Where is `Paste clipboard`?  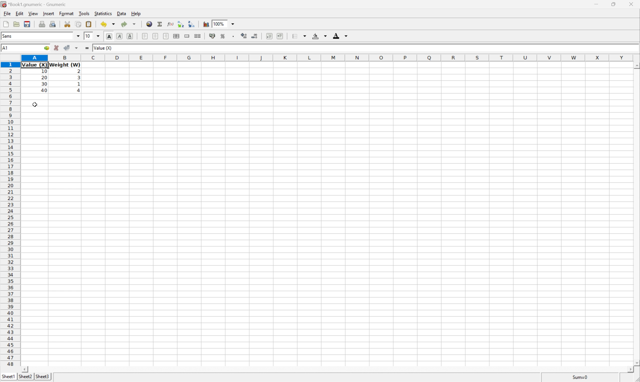 Paste clipboard is located at coordinates (89, 23).